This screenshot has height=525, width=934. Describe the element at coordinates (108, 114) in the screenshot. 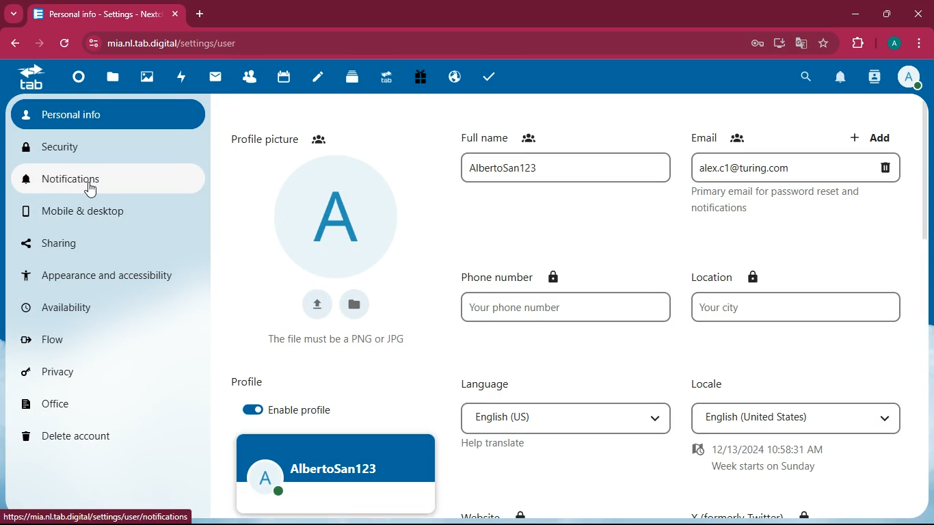

I see `personal` at that location.